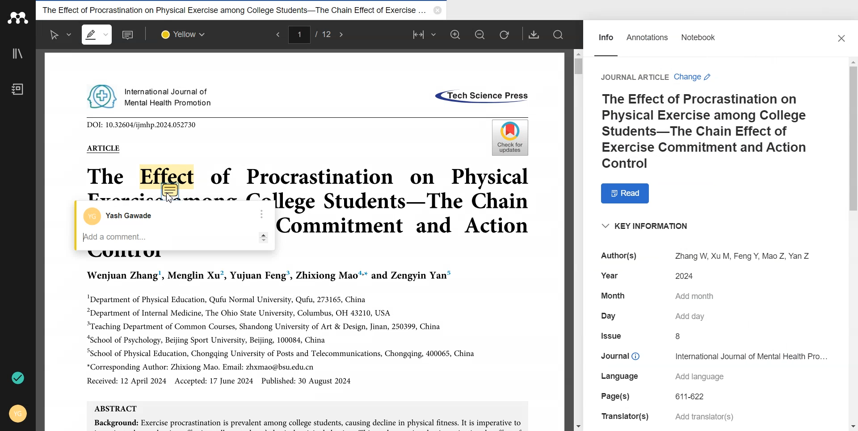 This screenshot has height=431, width=858. I want to click on Highlight text, so click(97, 34).